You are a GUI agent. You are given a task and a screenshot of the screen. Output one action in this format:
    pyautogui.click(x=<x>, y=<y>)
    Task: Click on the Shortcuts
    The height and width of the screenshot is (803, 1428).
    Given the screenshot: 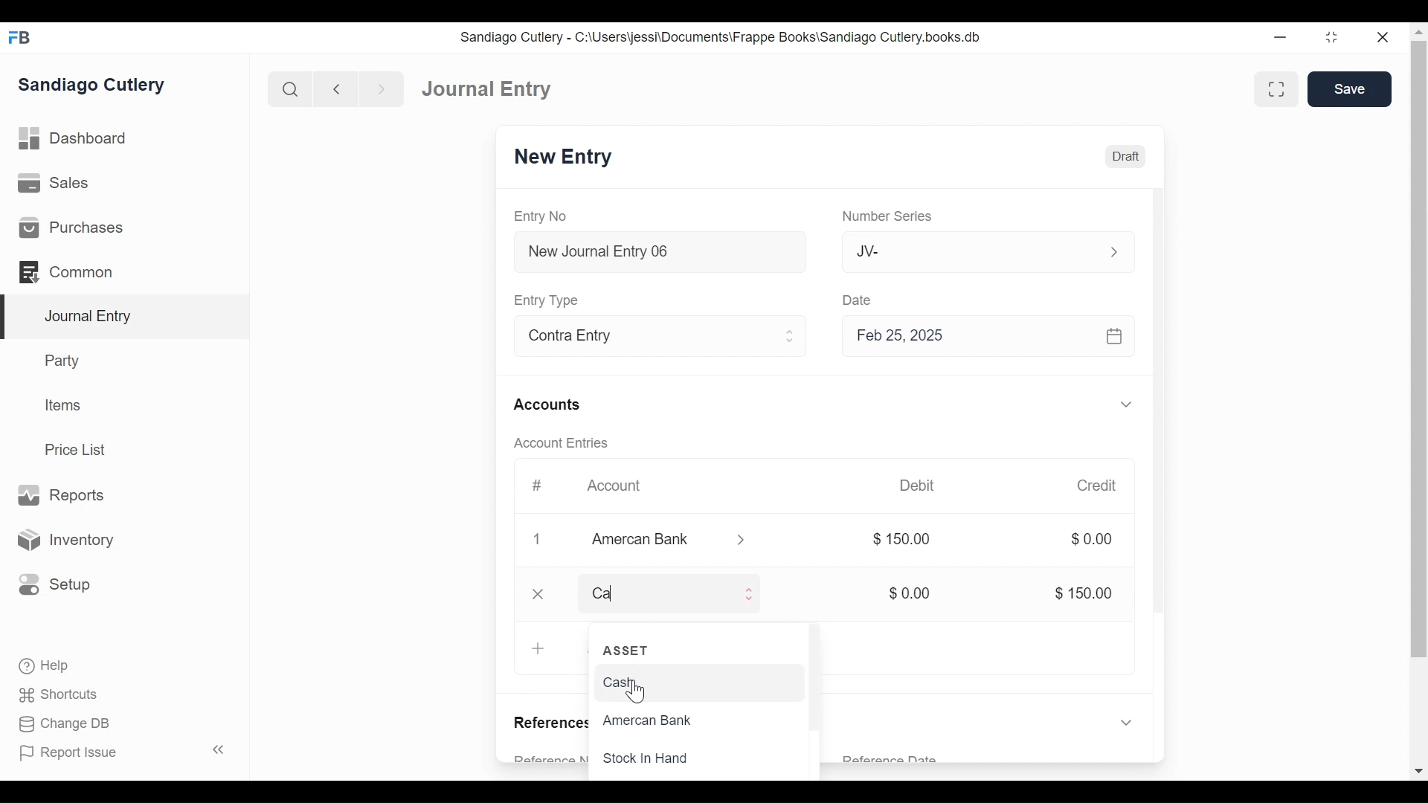 What is the action you would take?
    pyautogui.click(x=62, y=694)
    